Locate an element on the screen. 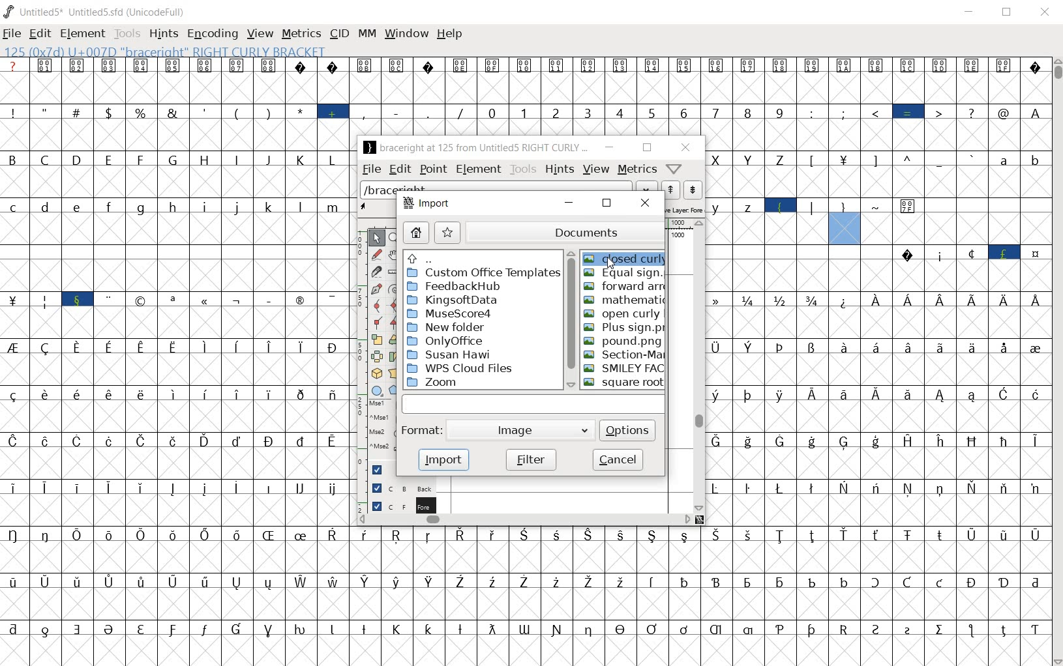  rotate the selection in 3D and project back to plane is located at coordinates (375, 373).